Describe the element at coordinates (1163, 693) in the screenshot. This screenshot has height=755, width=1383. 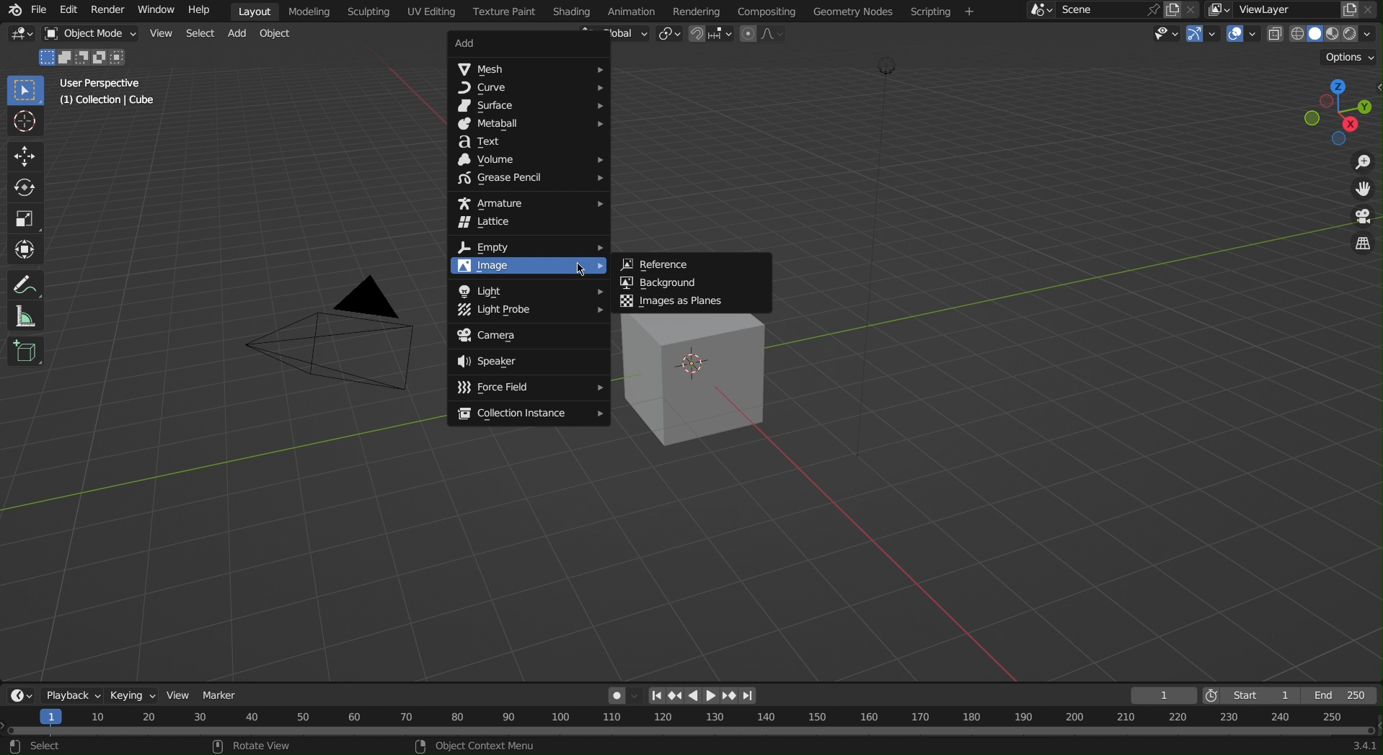
I see `1` at that location.